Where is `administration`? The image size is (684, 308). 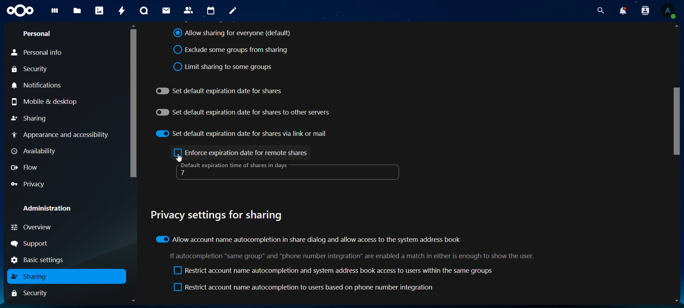 administration is located at coordinates (46, 207).